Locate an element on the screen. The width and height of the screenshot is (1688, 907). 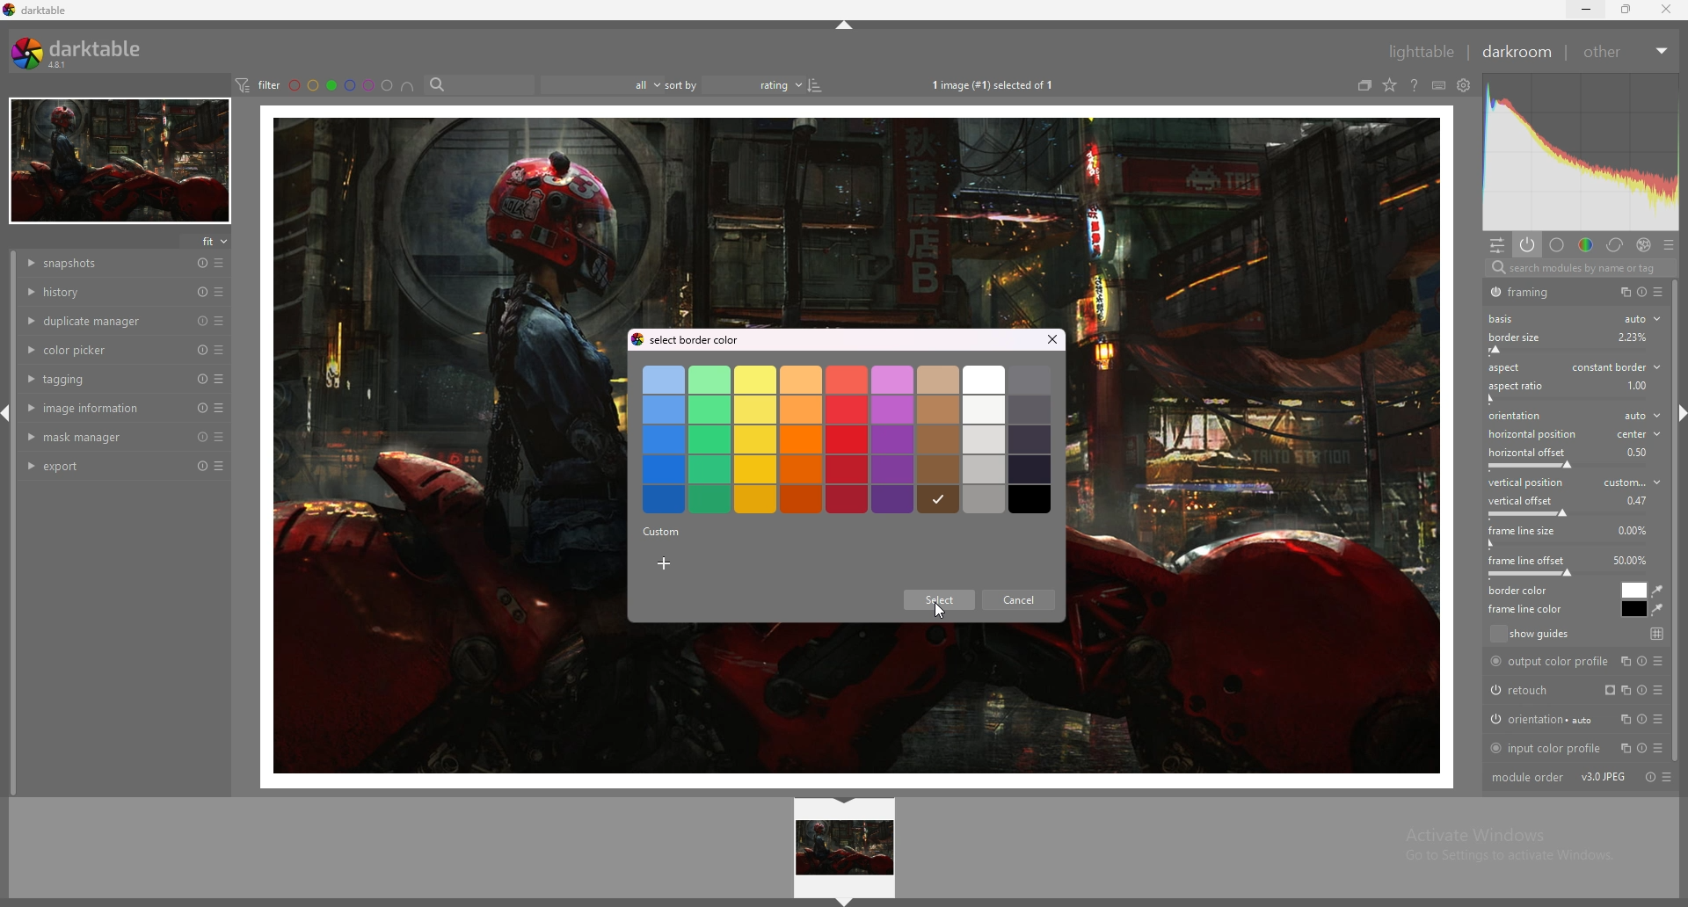
presets is located at coordinates (1670, 777).